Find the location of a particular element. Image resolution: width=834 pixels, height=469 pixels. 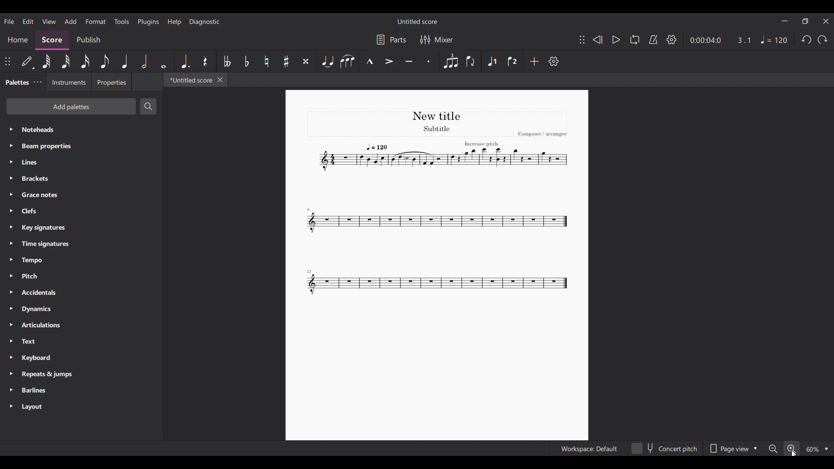

32nd note is located at coordinates (66, 62).